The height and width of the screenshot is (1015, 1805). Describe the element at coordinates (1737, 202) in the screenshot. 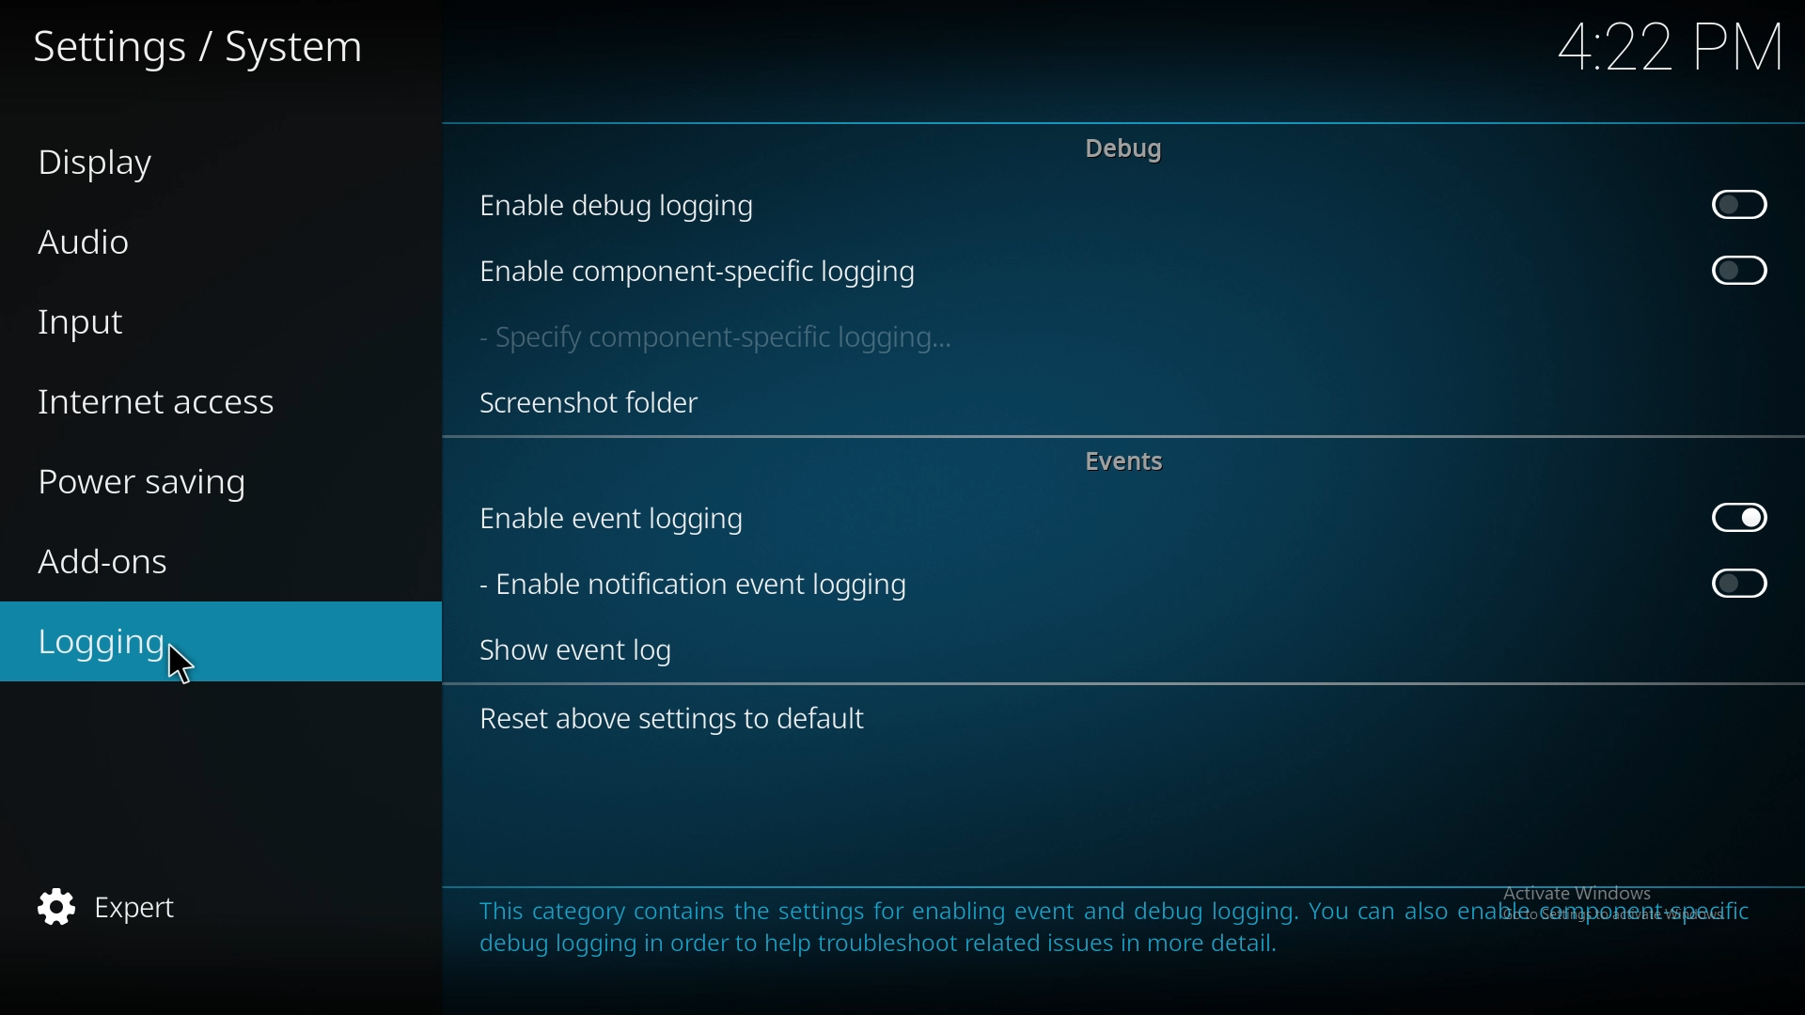

I see `off` at that location.